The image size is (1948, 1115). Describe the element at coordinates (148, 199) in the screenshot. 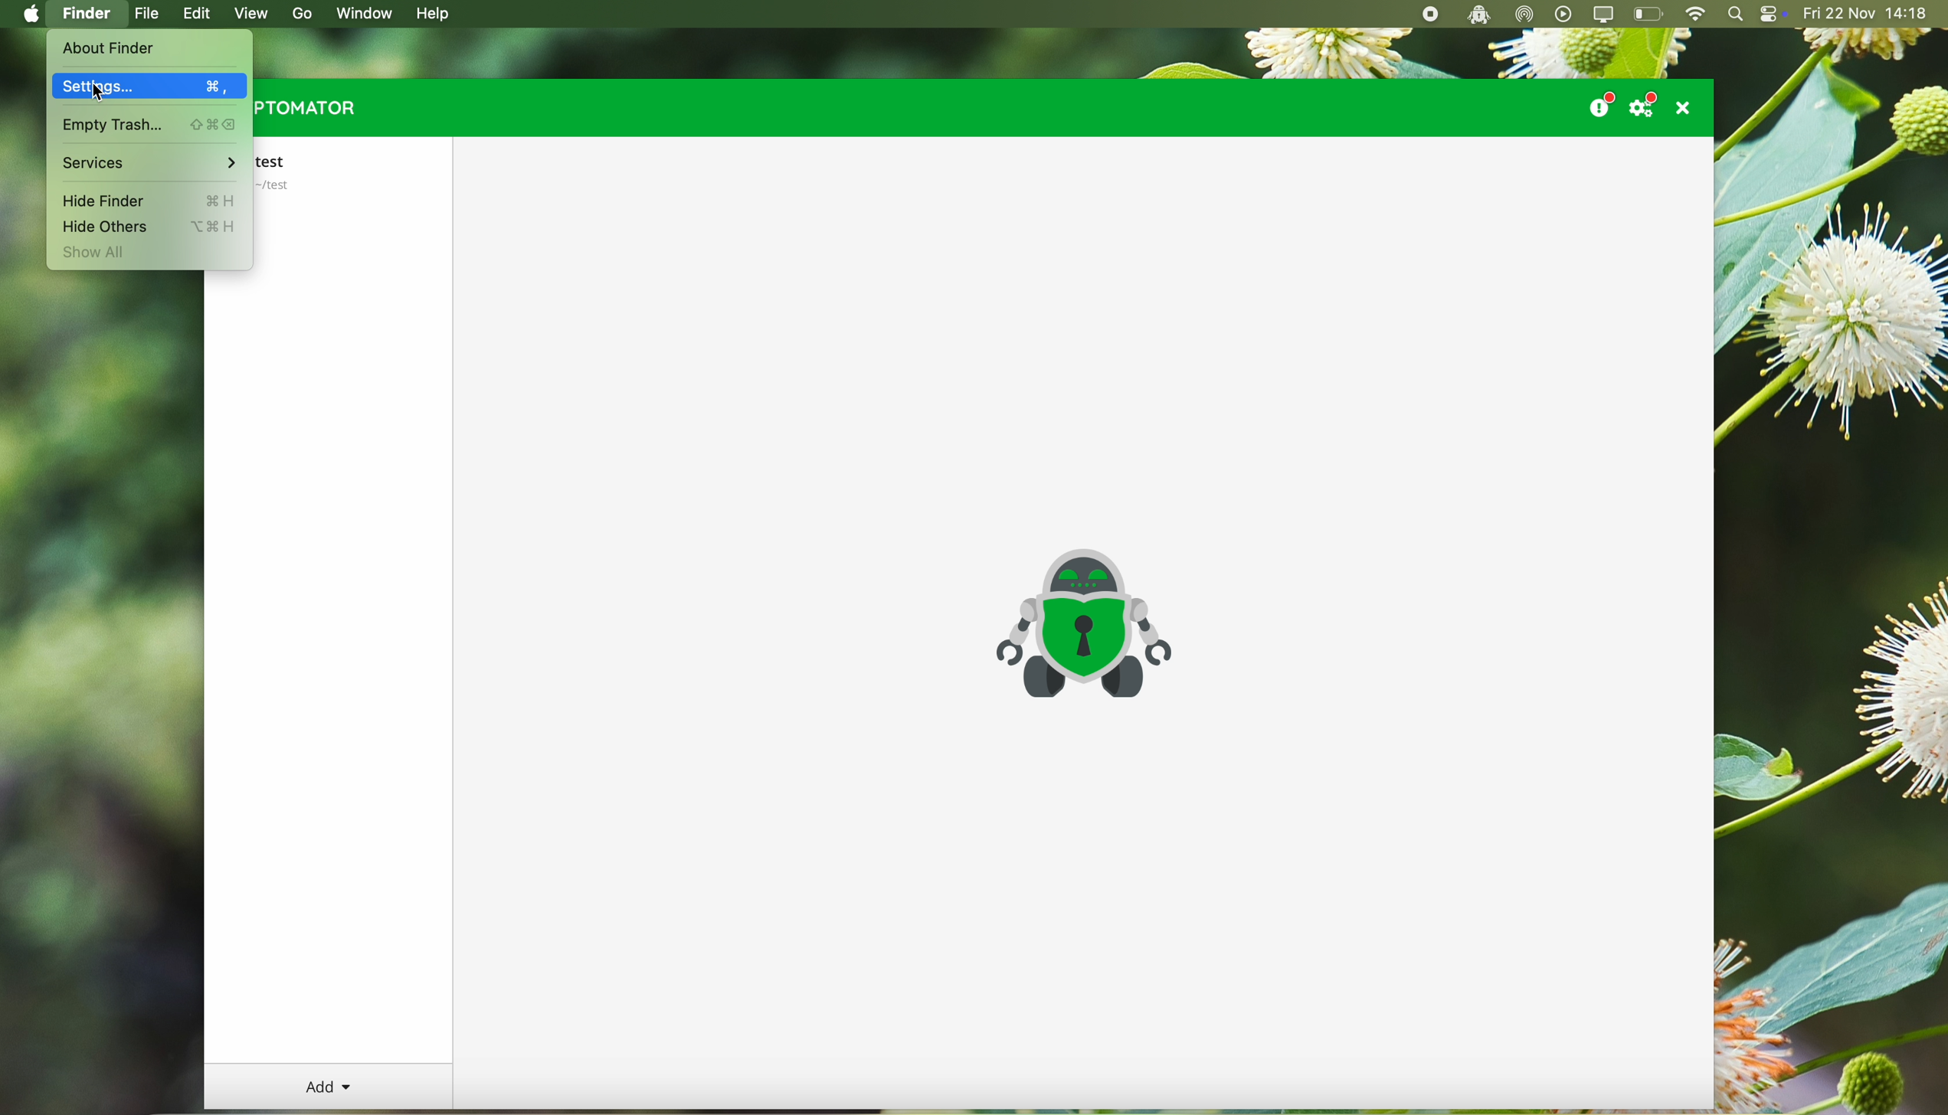

I see `hide finder` at that location.